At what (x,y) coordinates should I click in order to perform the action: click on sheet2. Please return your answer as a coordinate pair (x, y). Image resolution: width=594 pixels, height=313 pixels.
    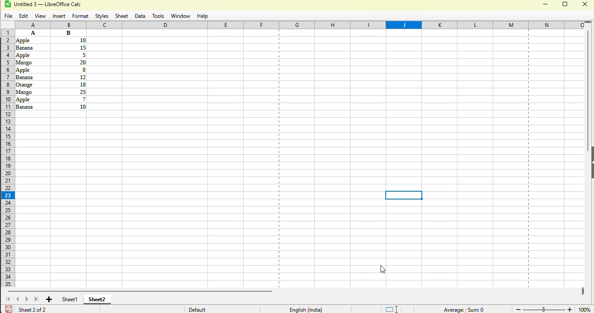
    Looking at the image, I should click on (97, 299).